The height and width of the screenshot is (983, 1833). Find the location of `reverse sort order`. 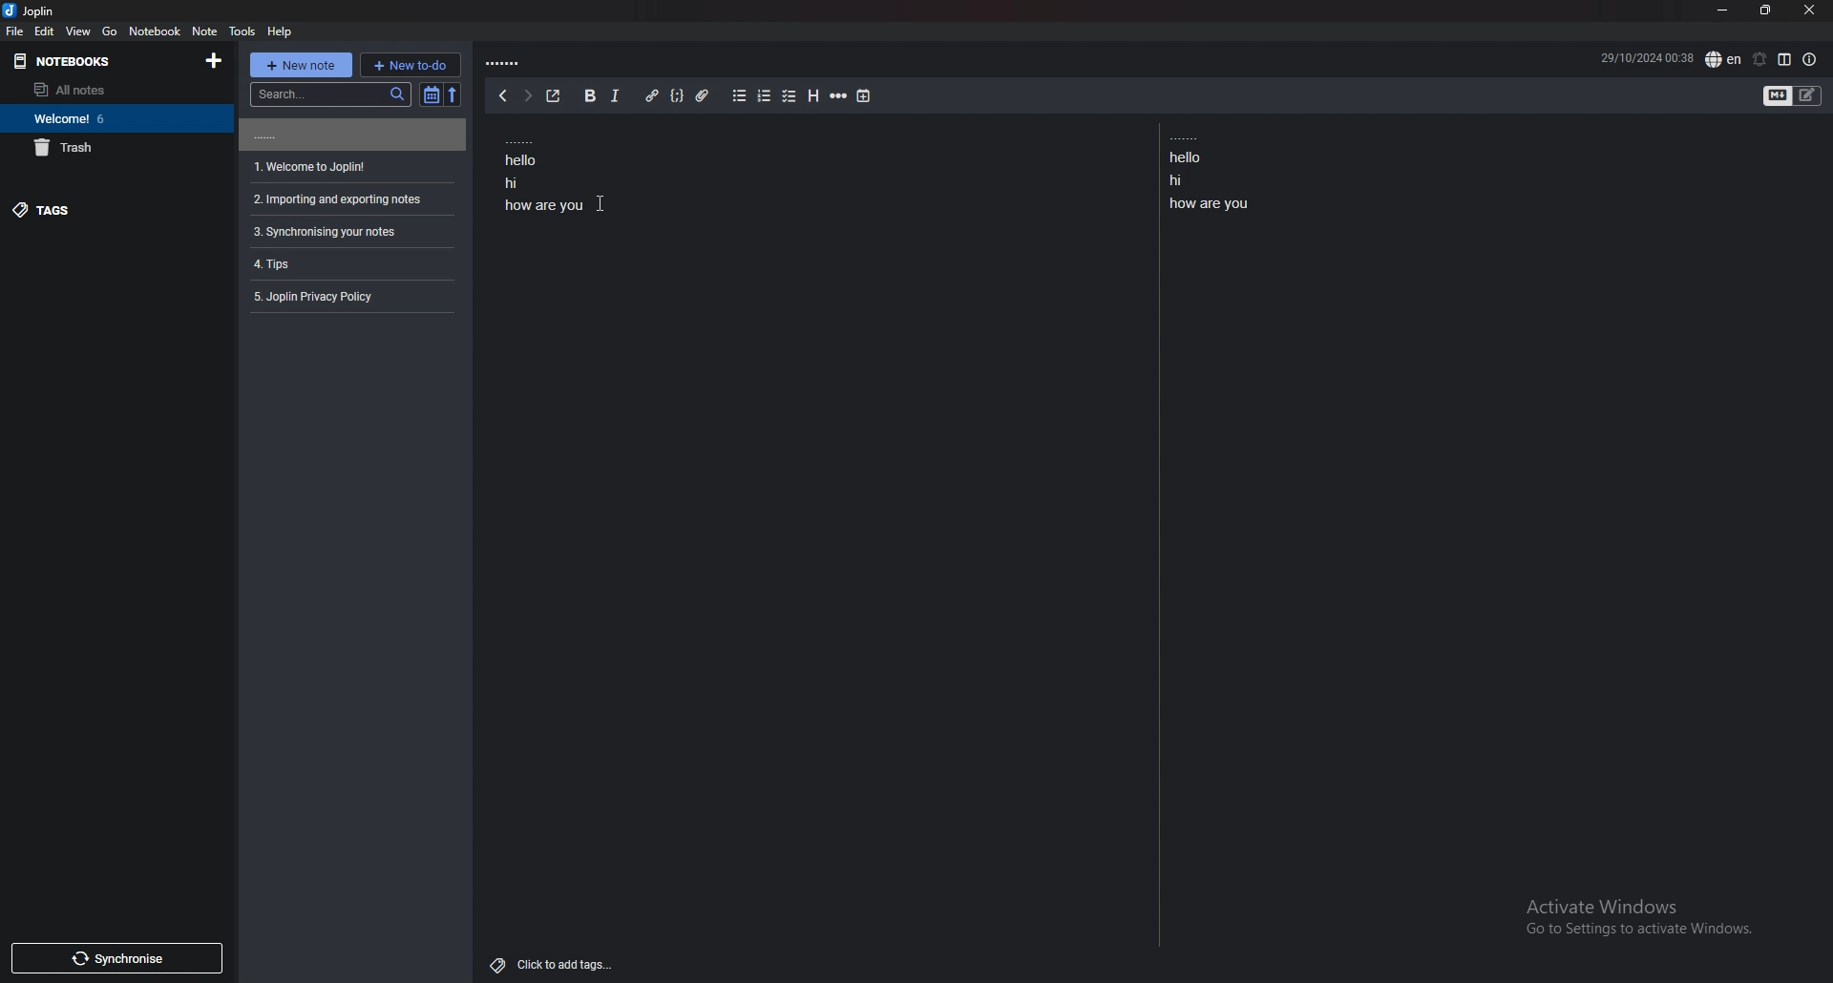

reverse sort order is located at coordinates (454, 94).